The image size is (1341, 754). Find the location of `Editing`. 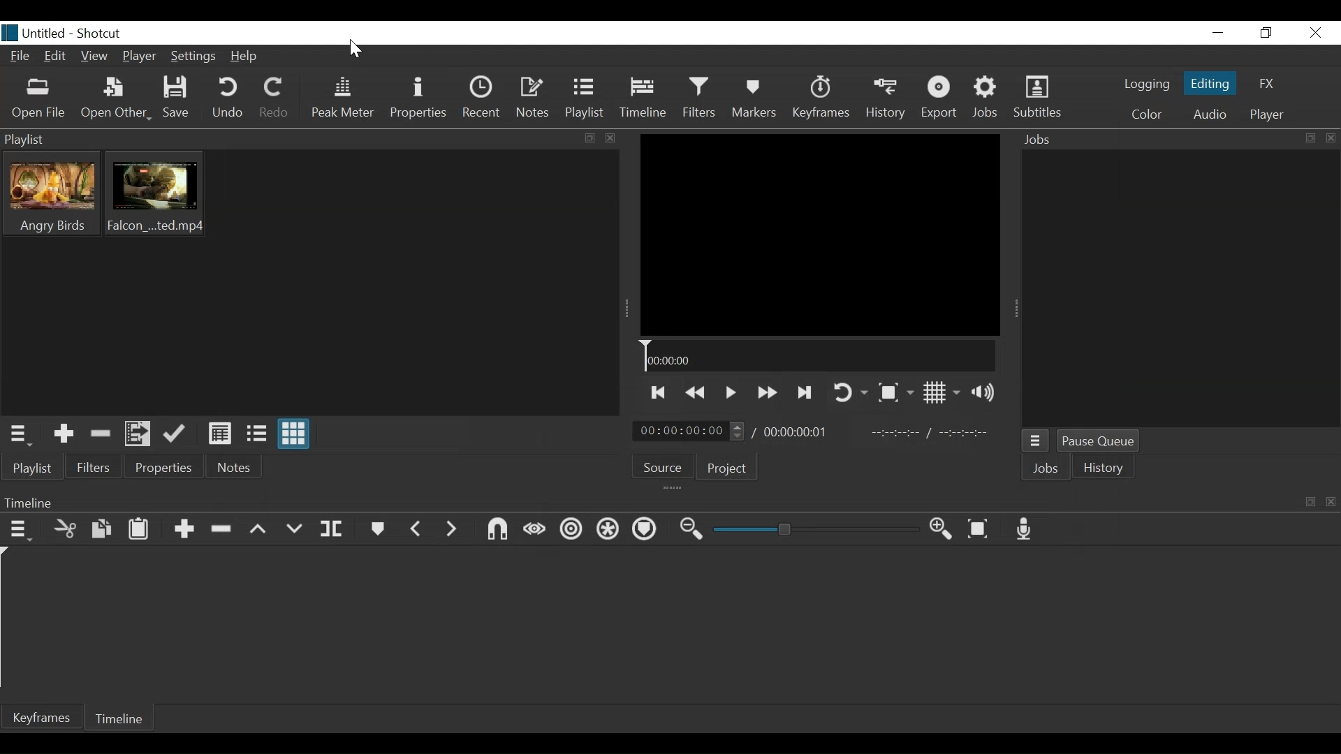

Editing is located at coordinates (1208, 82).